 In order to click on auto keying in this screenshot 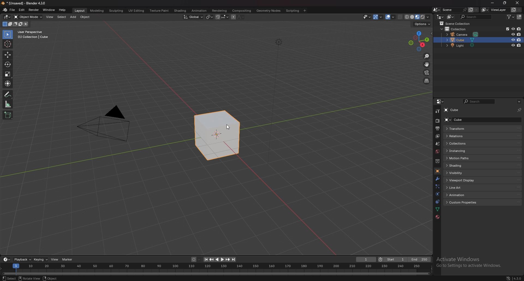, I will do `click(196, 259)`.